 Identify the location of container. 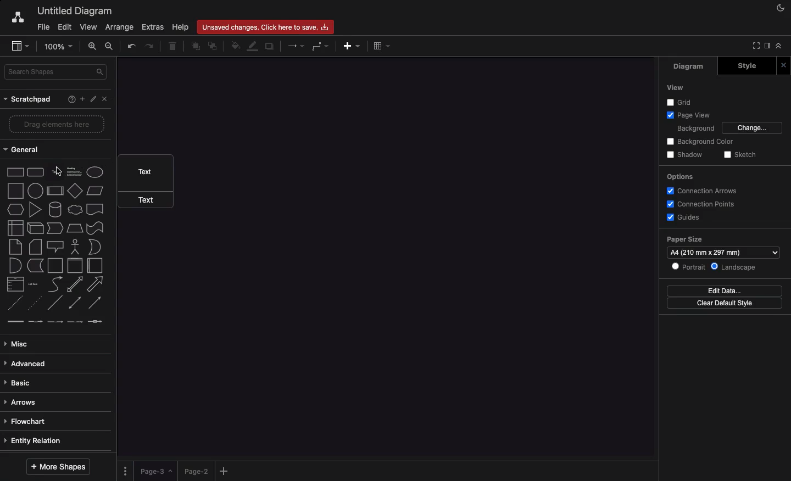
(55, 266).